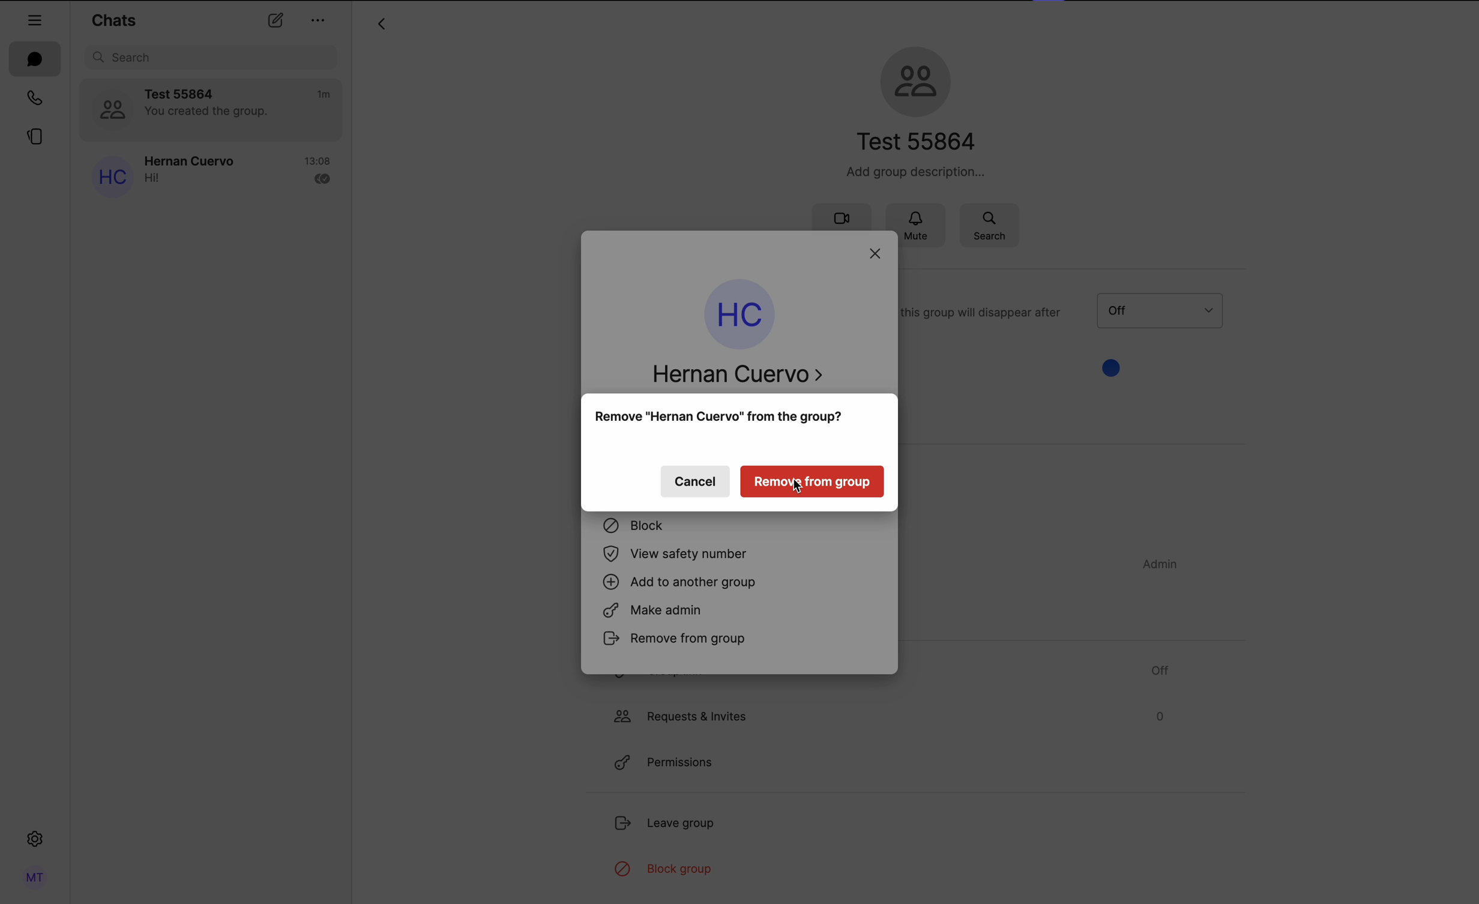 This screenshot has height=904, width=1479. Describe the element at coordinates (720, 419) in the screenshot. I see `remove "Hernan Cuervo" from the group?` at that location.